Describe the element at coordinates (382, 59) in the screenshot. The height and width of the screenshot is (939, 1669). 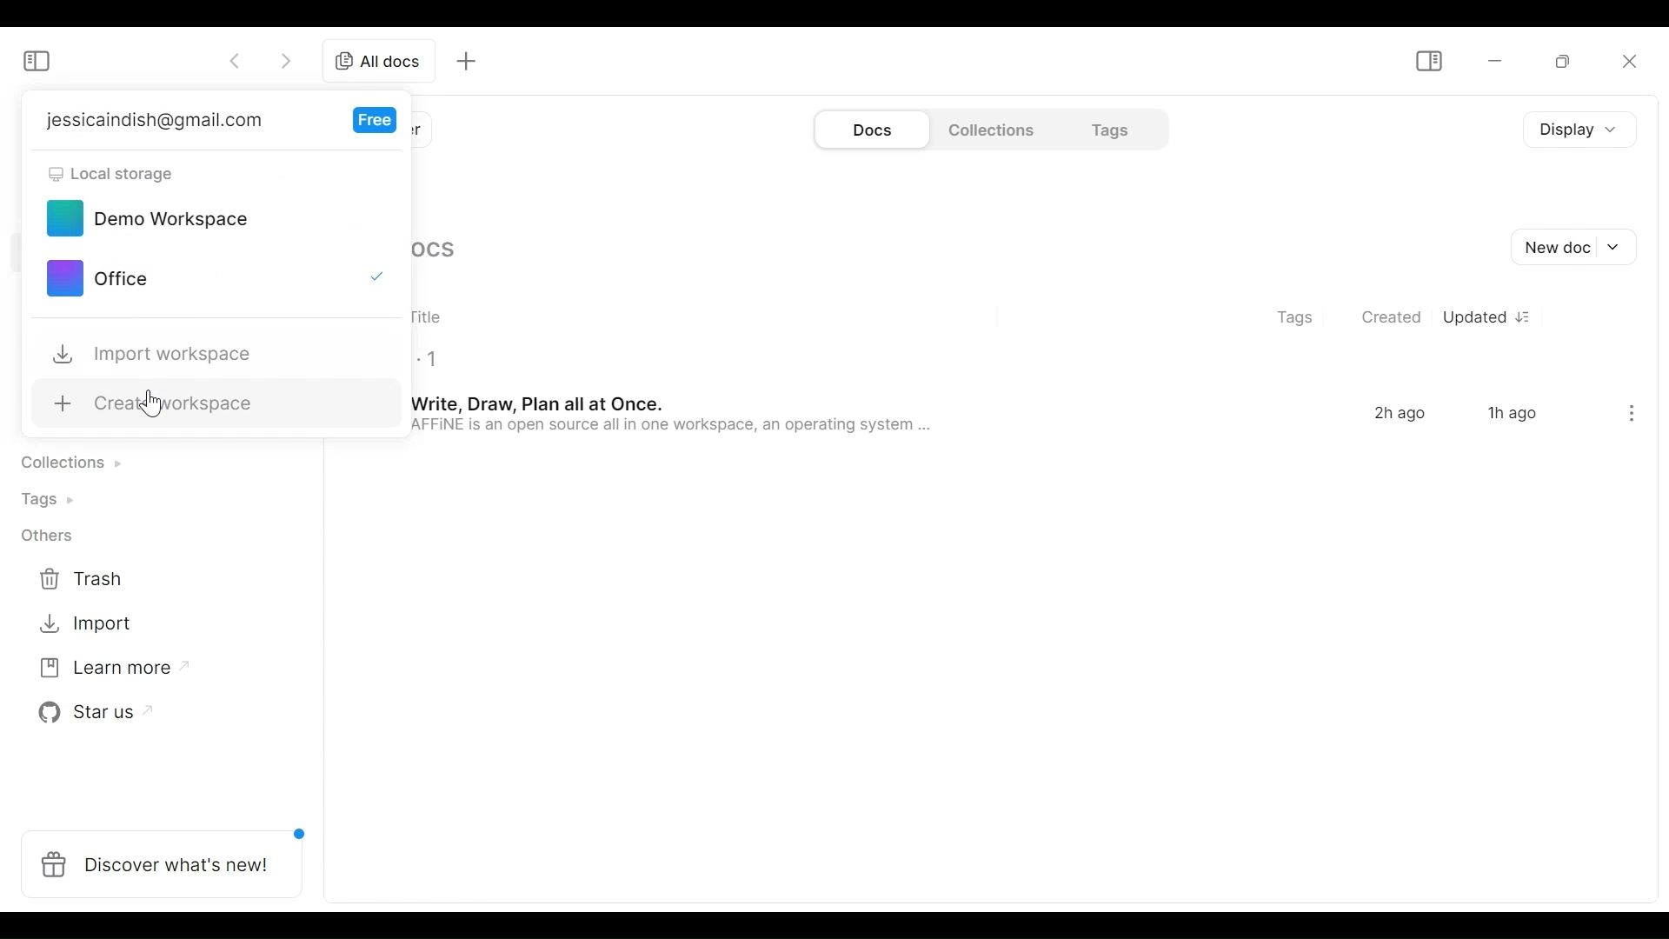
I see `All documents` at that location.